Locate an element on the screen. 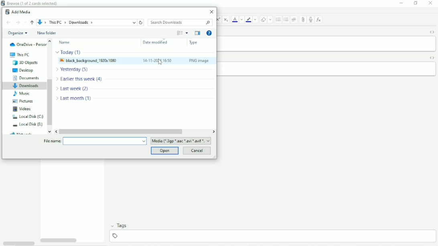  New folder is located at coordinates (47, 33).